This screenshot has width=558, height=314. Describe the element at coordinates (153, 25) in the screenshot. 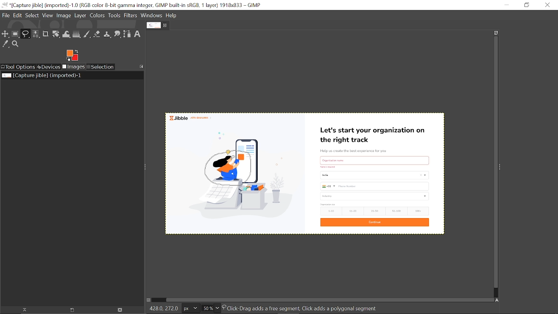

I see `Current tab` at that location.